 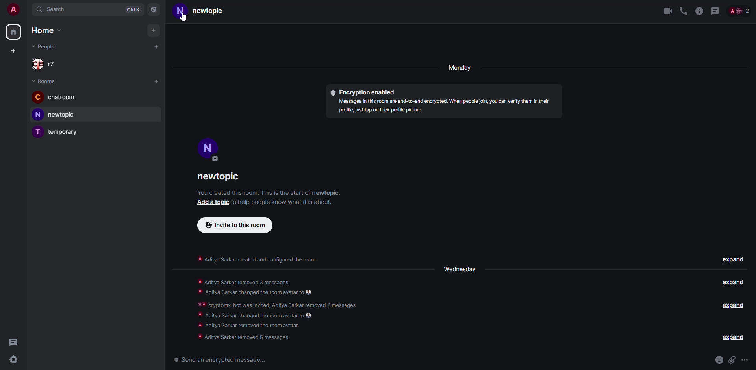 I want to click on settings, so click(x=14, y=361).